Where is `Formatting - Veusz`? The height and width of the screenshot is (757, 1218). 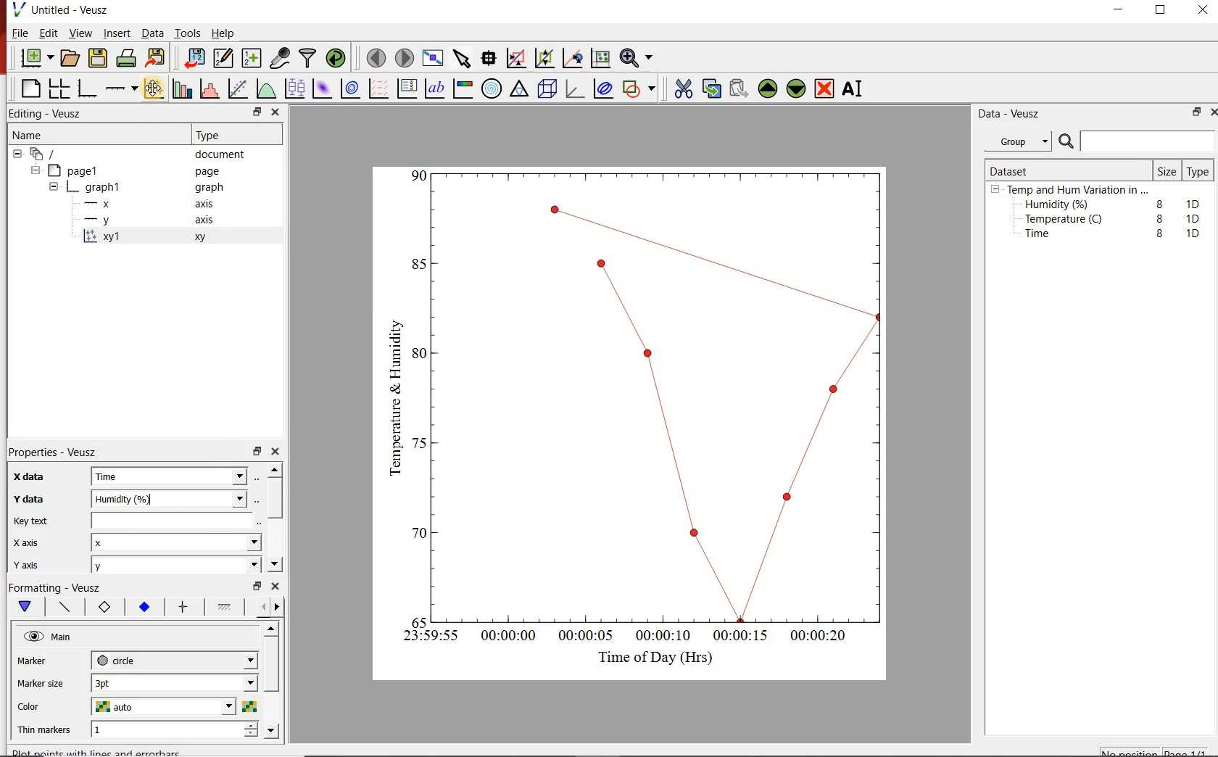
Formatting - Veusz is located at coordinates (58, 589).